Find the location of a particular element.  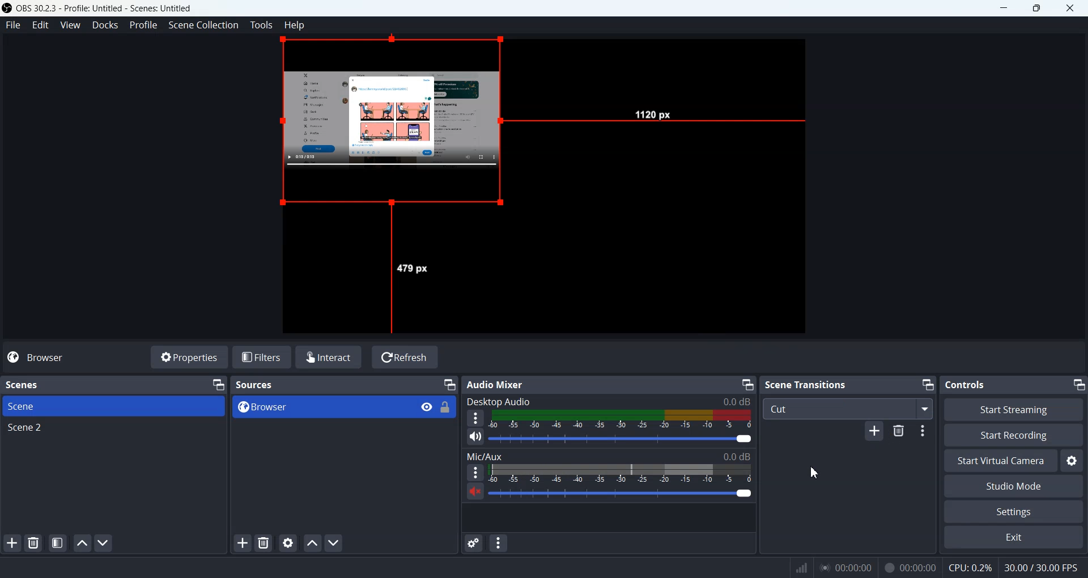

Scene is located at coordinates (113, 406).